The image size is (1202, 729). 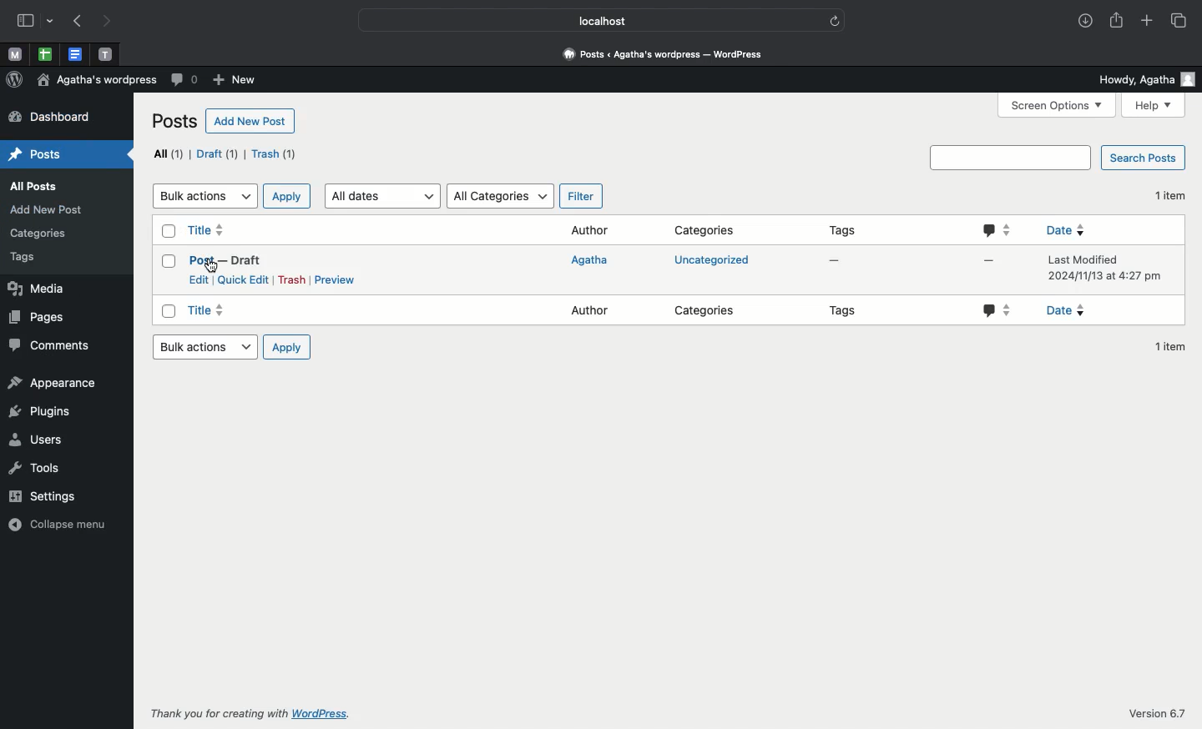 I want to click on Checkbox, so click(x=170, y=230).